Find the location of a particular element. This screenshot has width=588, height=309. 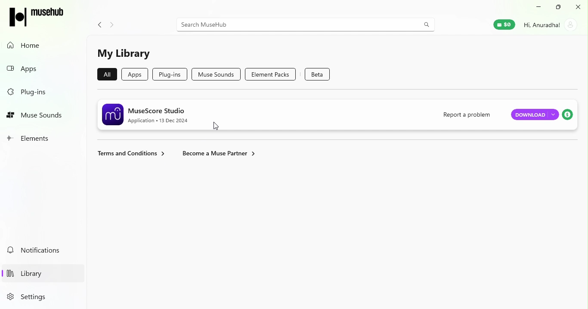

Download is located at coordinates (529, 115).